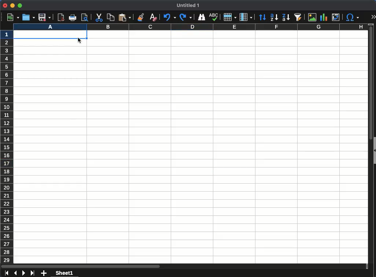 Image resolution: width=376 pixels, height=277 pixels. What do you see at coordinates (374, 151) in the screenshot?
I see `collapse` at bounding box center [374, 151].